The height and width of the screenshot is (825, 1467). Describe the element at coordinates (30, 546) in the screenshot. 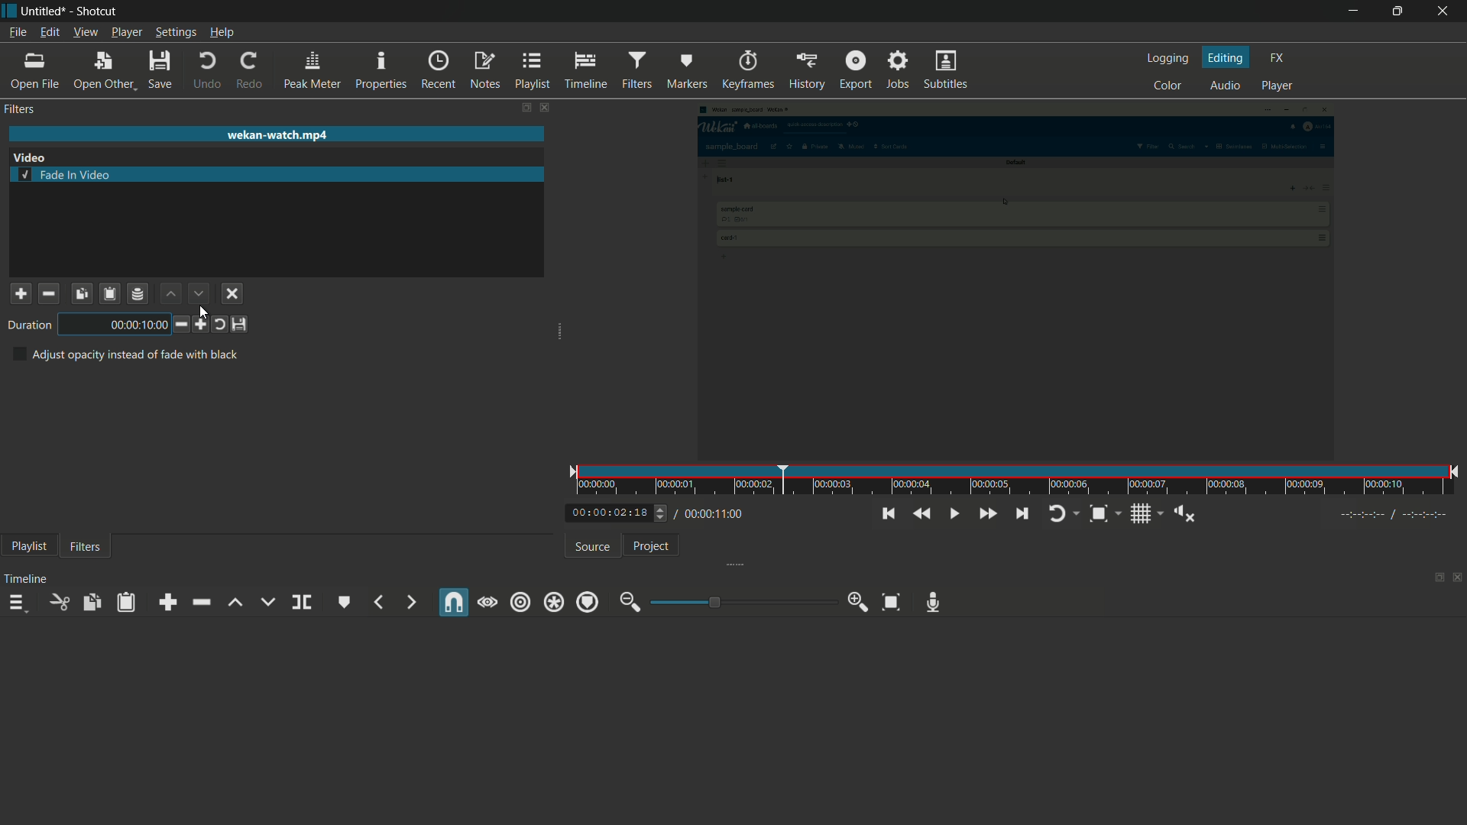

I see `playlist` at that location.